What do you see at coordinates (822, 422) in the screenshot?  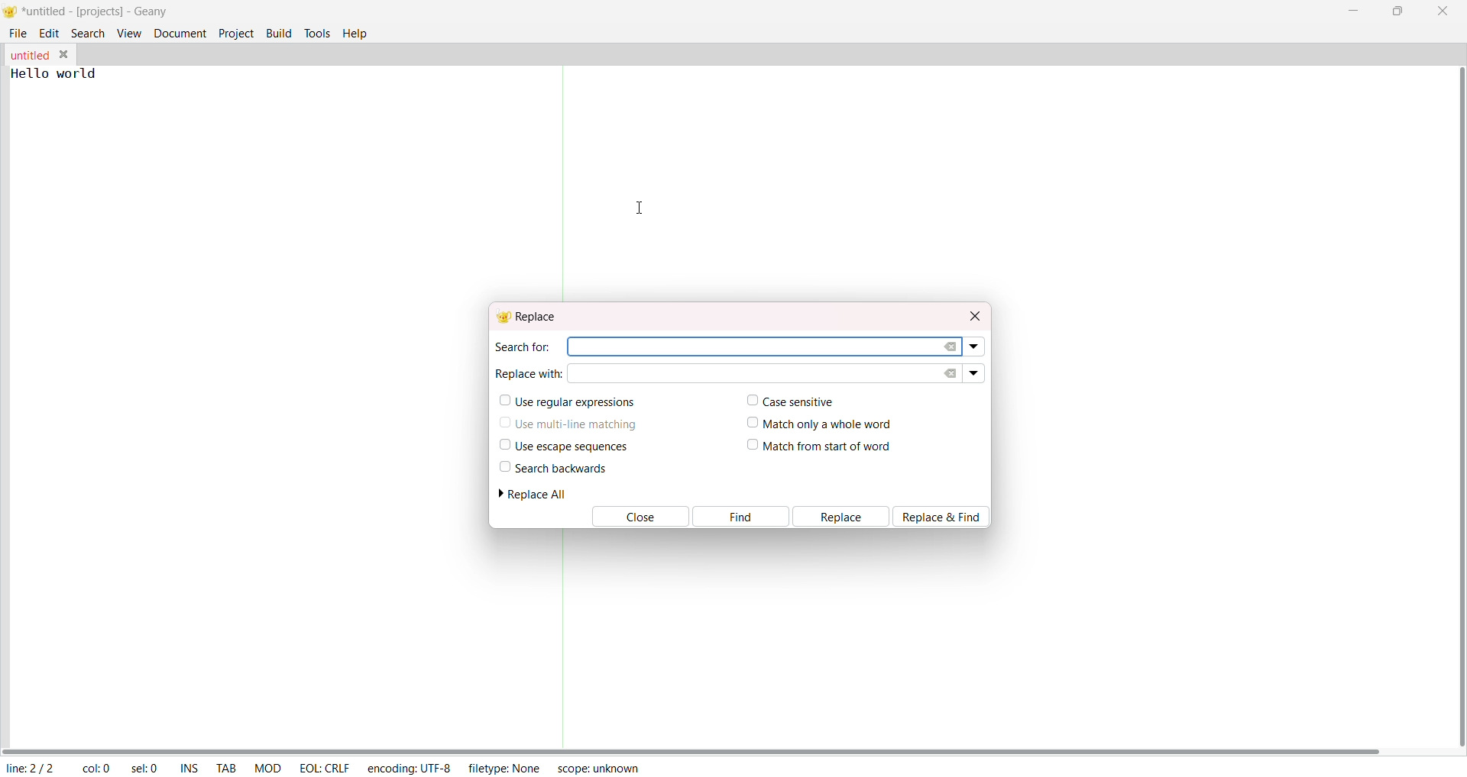 I see `match only a whole word` at bounding box center [822, 422].